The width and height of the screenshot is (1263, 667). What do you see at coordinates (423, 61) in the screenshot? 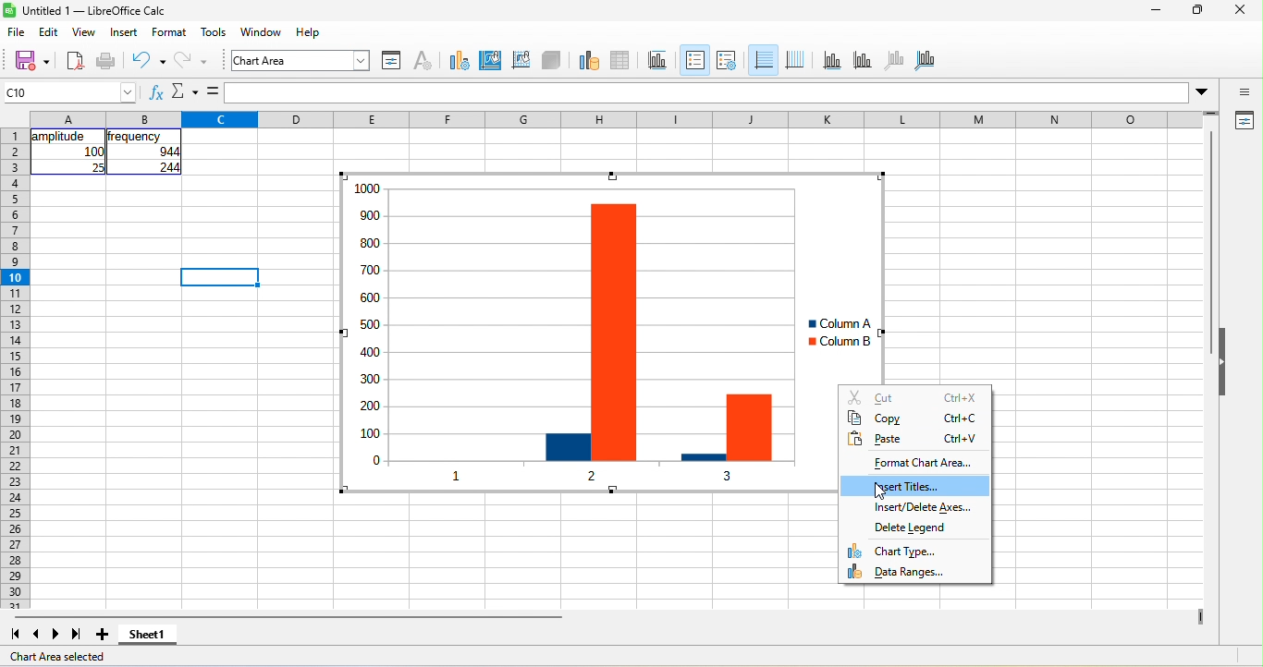
I see `character` at bounding box center [423, 61].